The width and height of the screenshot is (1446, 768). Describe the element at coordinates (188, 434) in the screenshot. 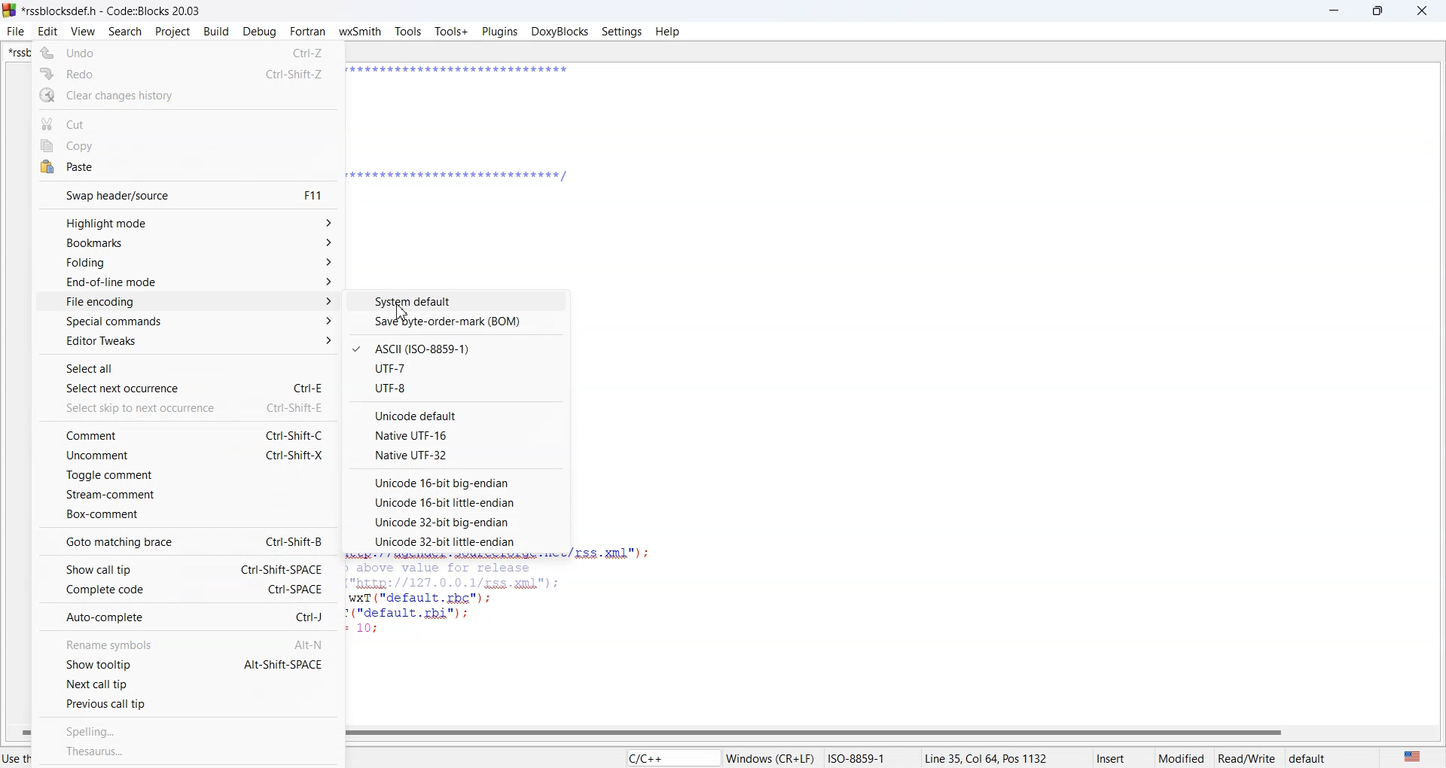

I see `Comment` at that location.